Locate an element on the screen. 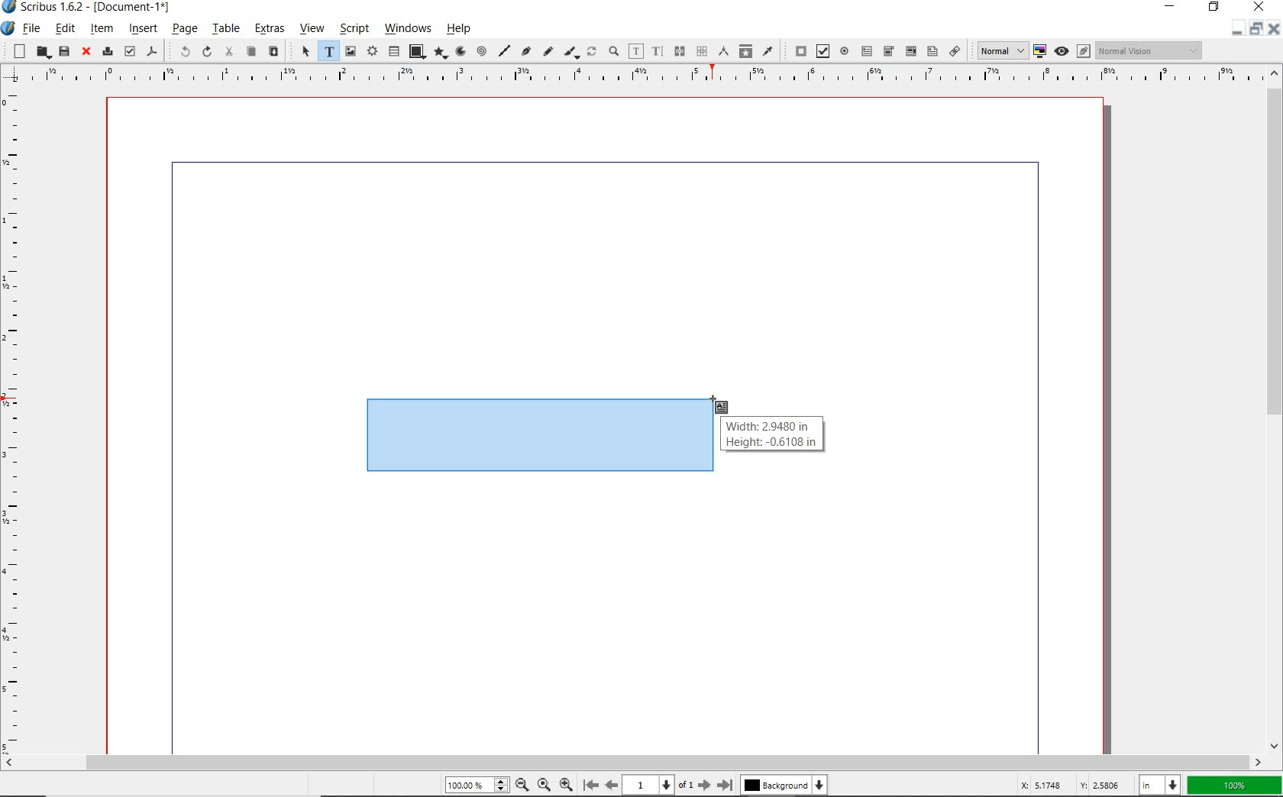 This screenshot has height=797, width=1283. scrollbar is located at coordinates (1274, 408).